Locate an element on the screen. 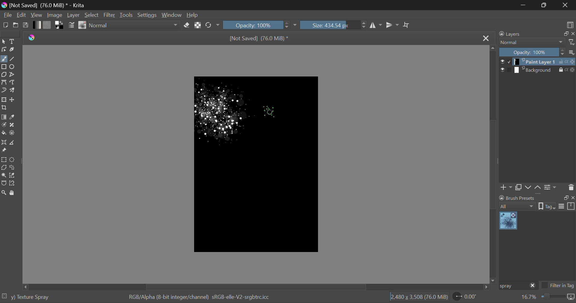  Colors in Use is located at coordinates (60, 25).